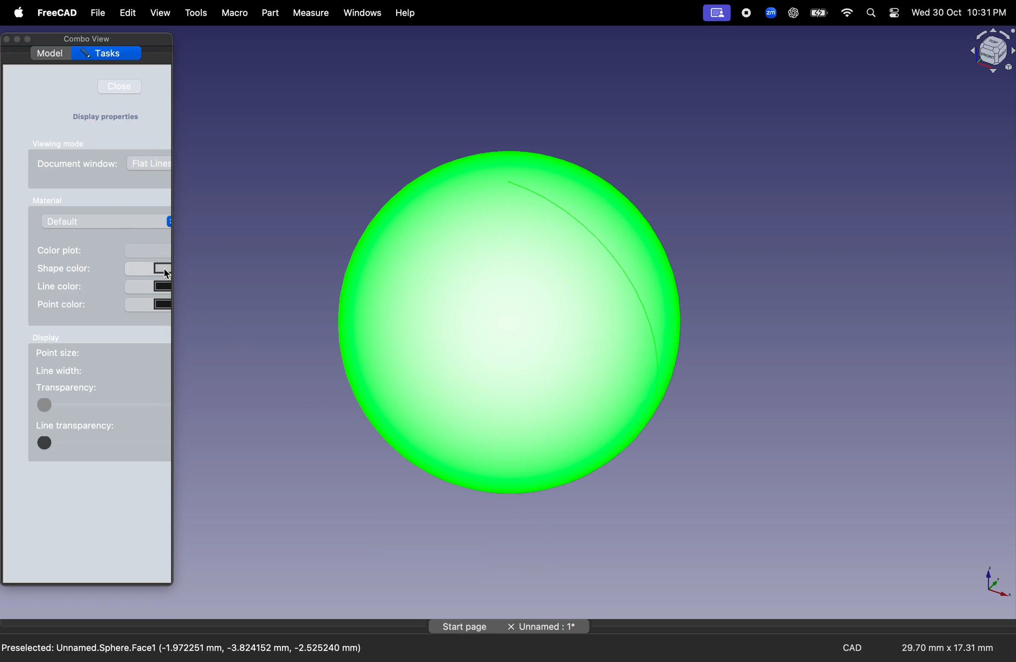  I want to click on chatgpt, so click(793, 13).